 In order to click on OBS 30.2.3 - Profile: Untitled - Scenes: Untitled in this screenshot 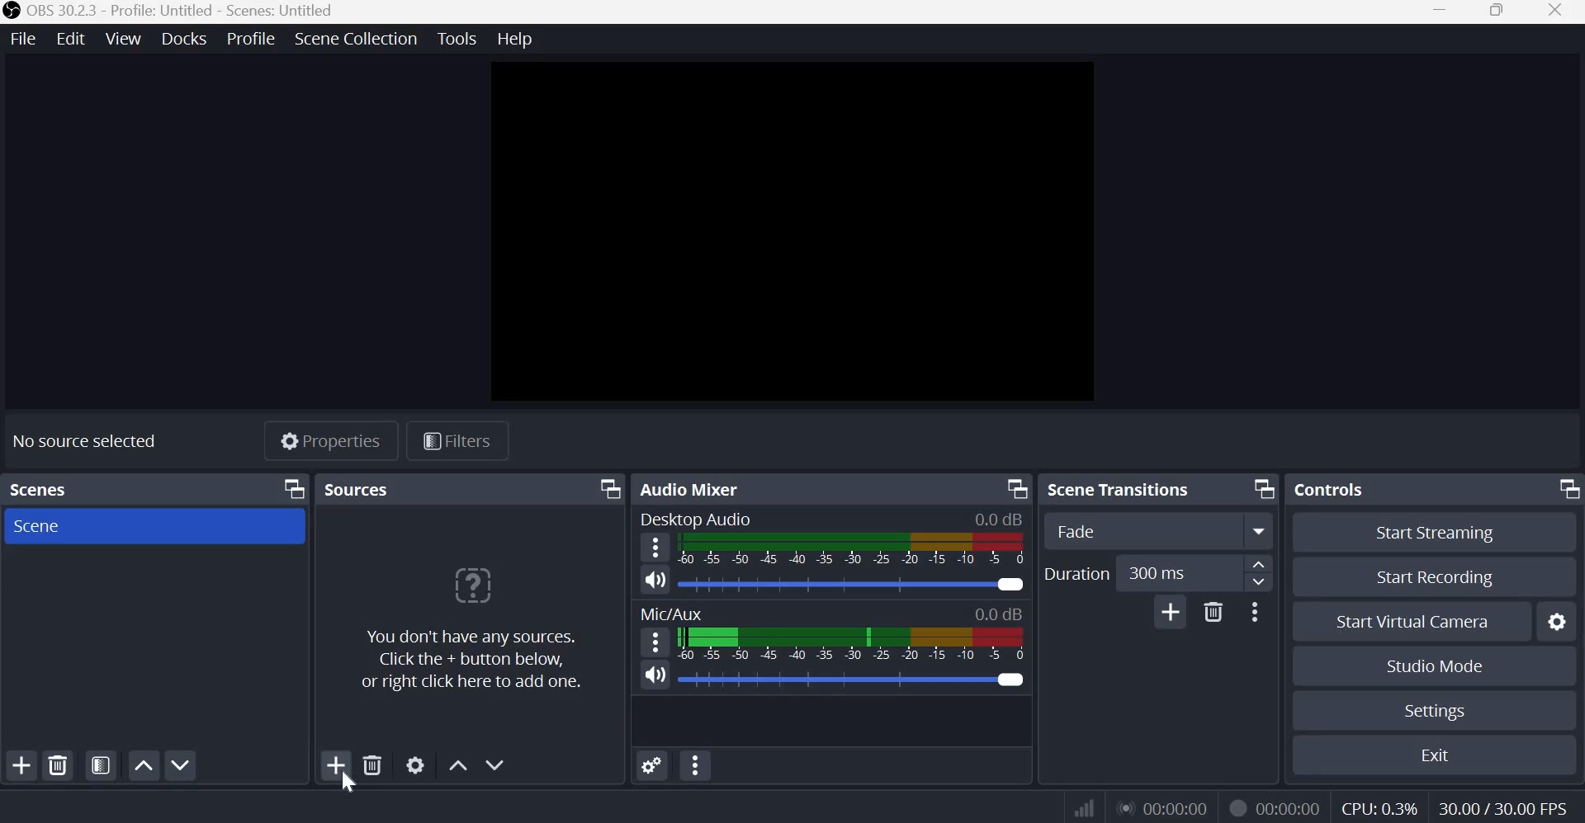, I will do `click(182, 12)`.